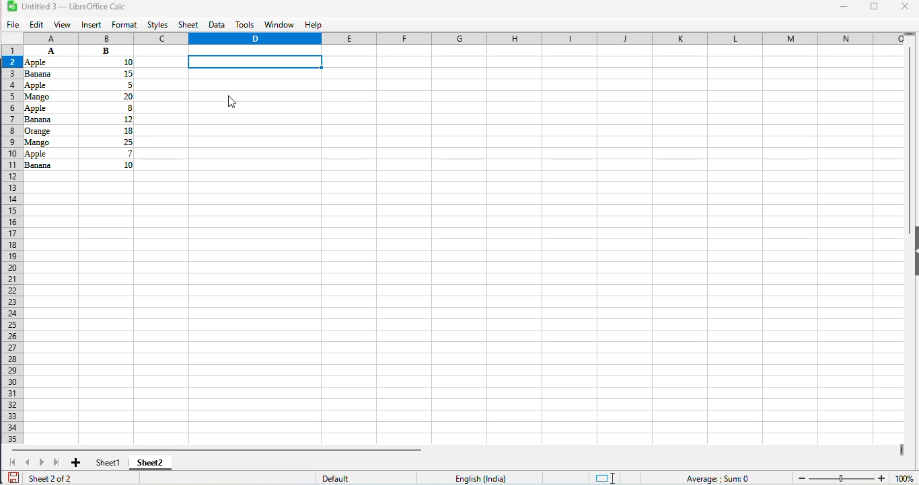  Describe the element at coordinates (605, 478) in the screenshot. I see `standard selection` at that location.